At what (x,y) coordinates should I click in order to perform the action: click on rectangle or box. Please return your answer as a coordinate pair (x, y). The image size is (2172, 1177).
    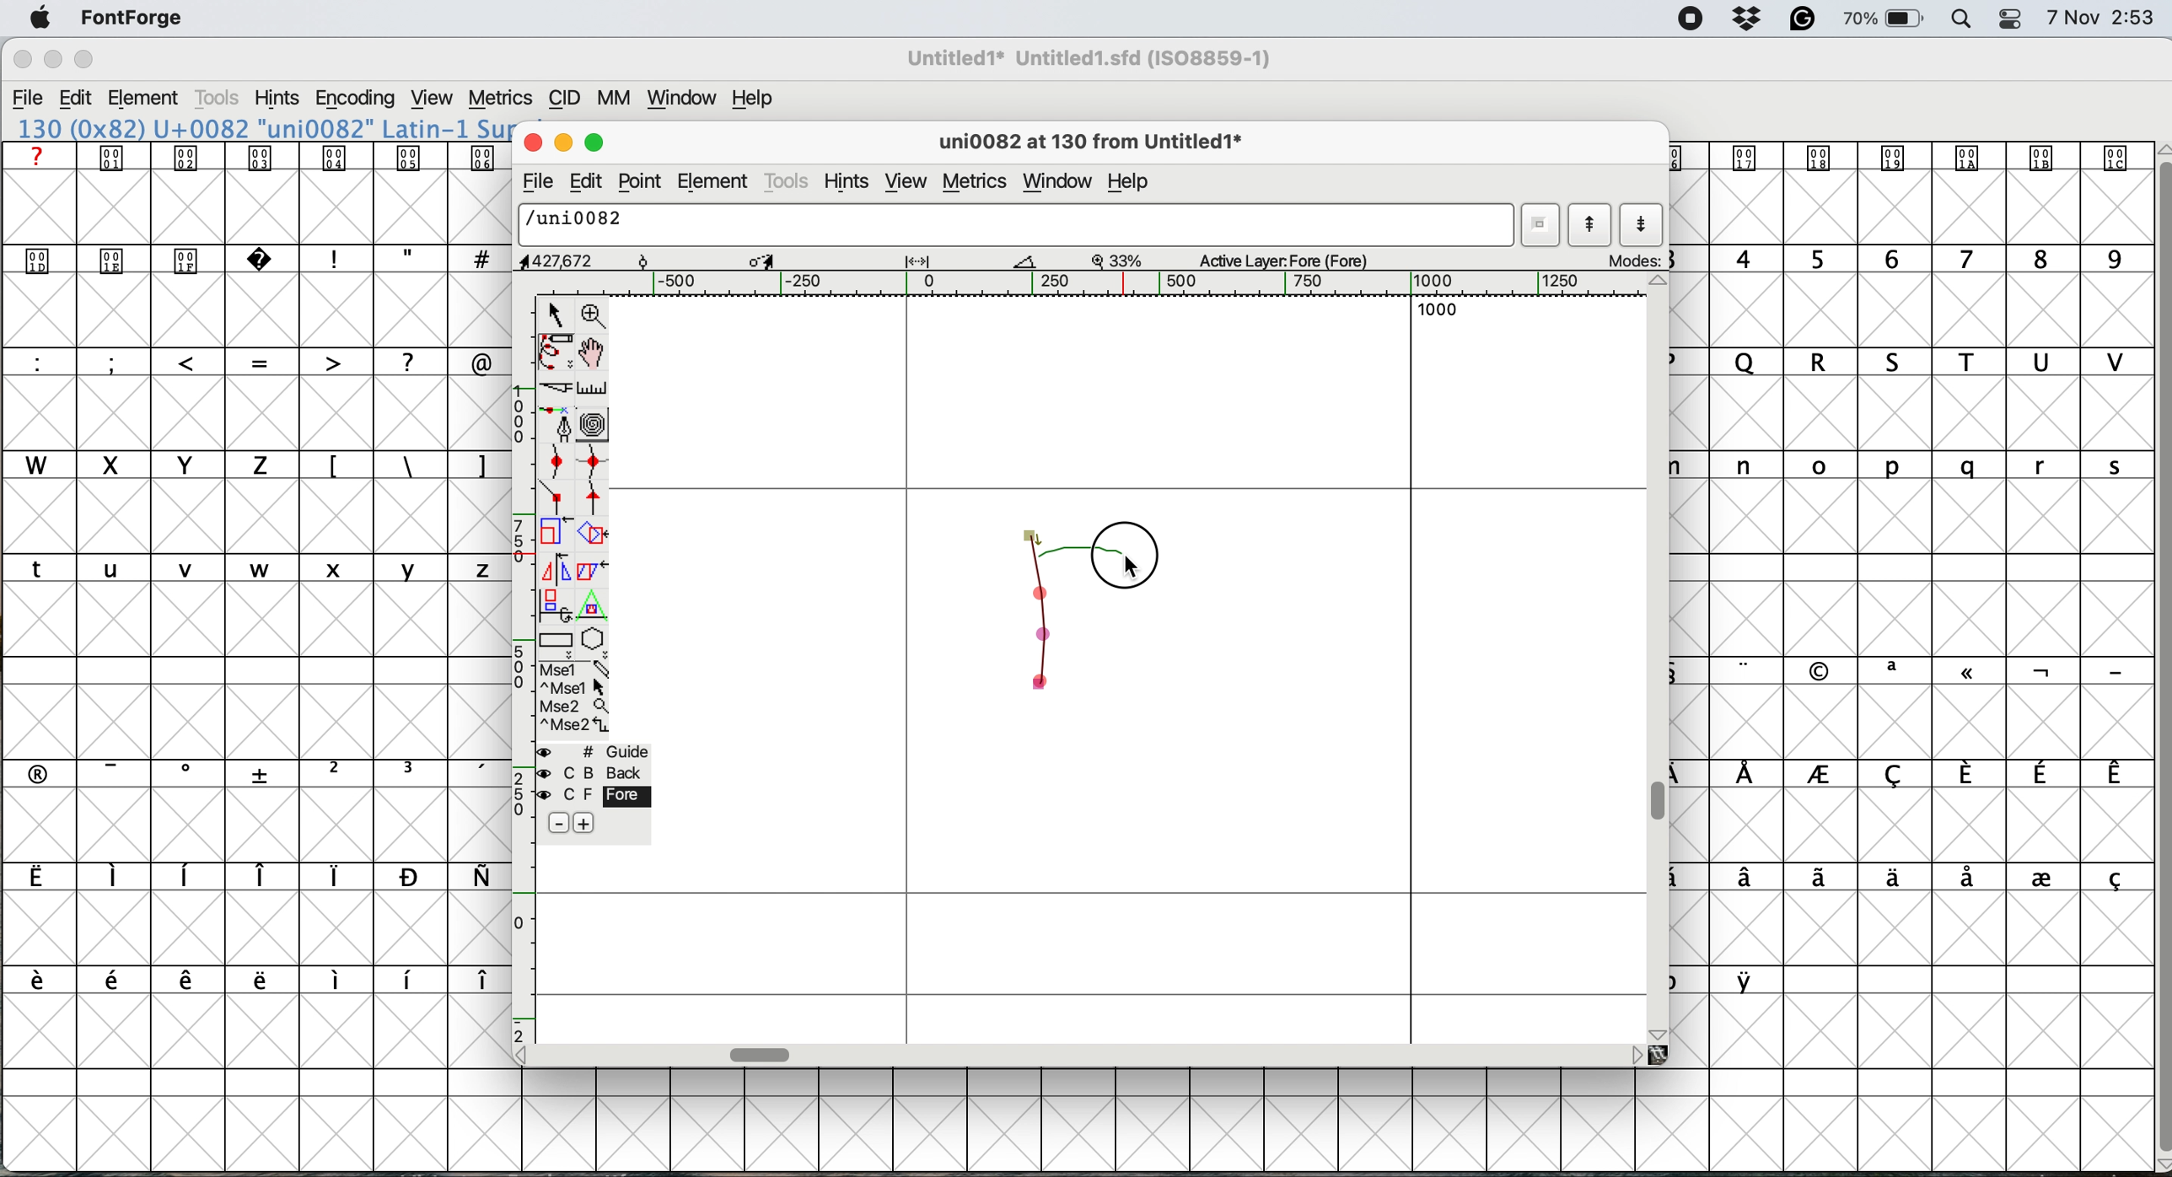
    Looking at the image, I should click on (557, 643).